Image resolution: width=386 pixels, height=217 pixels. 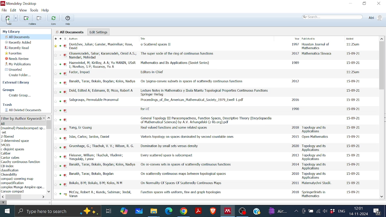 I want to click on Vertical scrollbar, so click(x=382, y=66).